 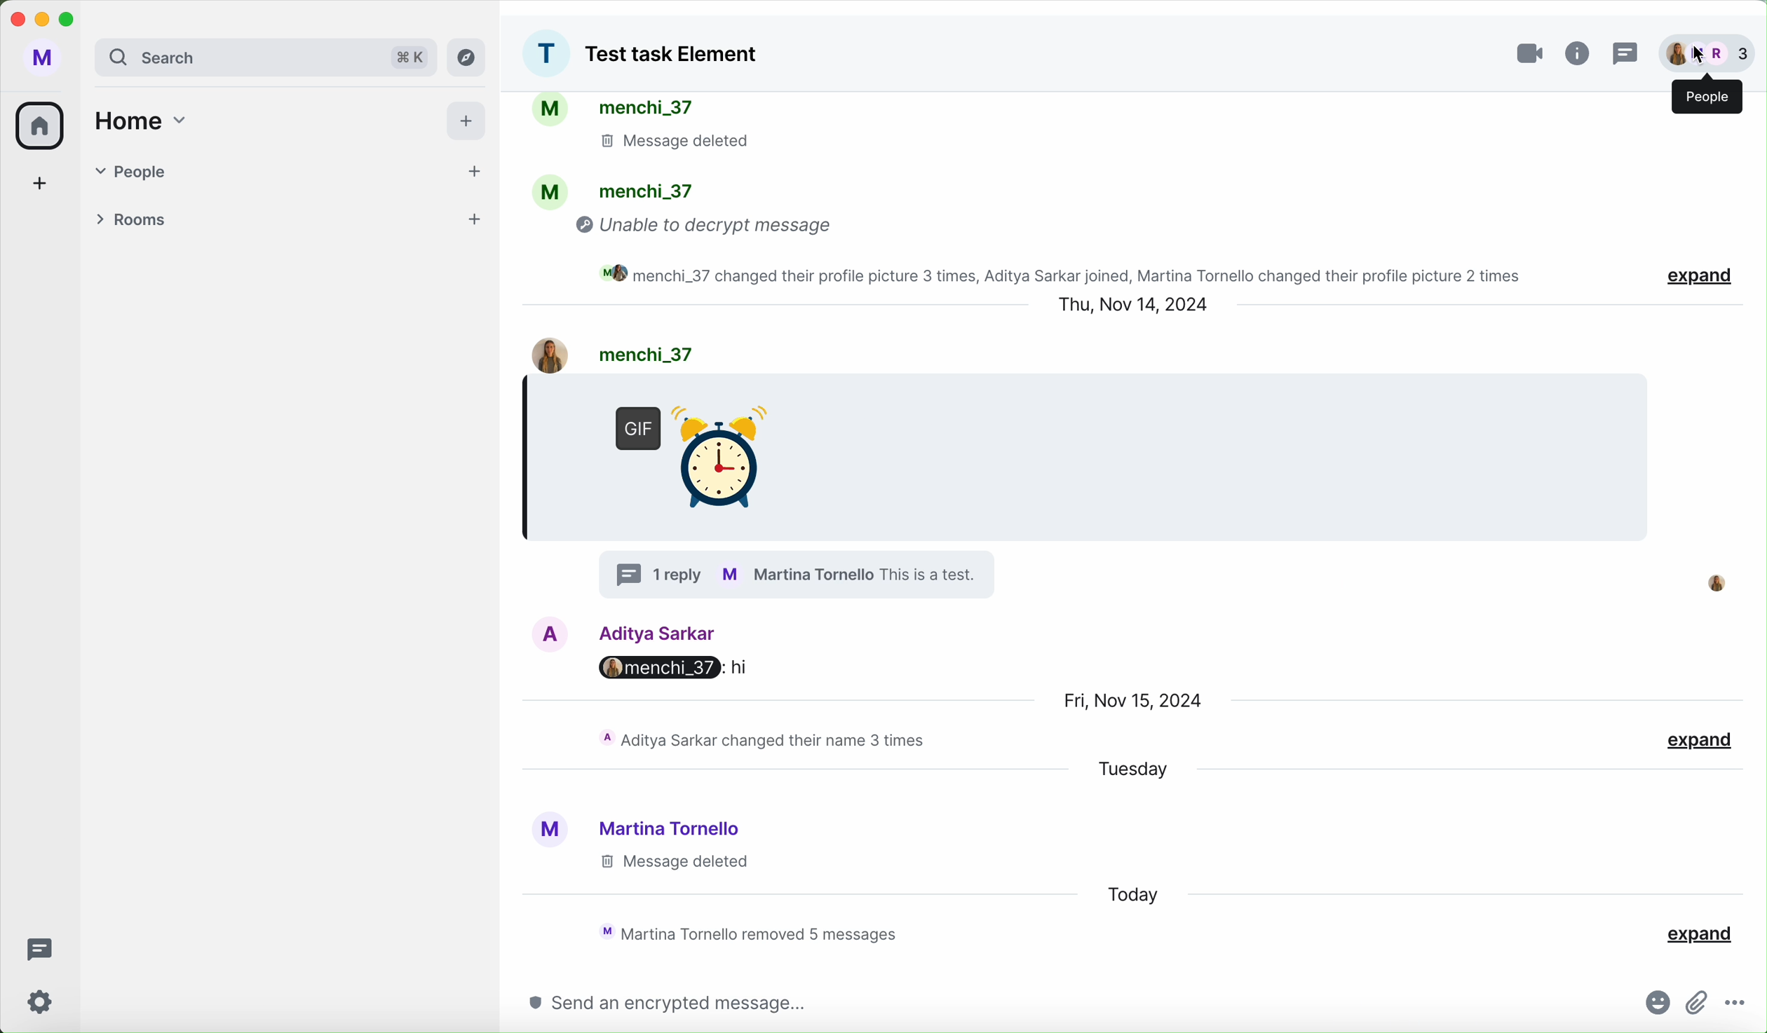 I want to click on more options, so click(x=1737, y=1005).